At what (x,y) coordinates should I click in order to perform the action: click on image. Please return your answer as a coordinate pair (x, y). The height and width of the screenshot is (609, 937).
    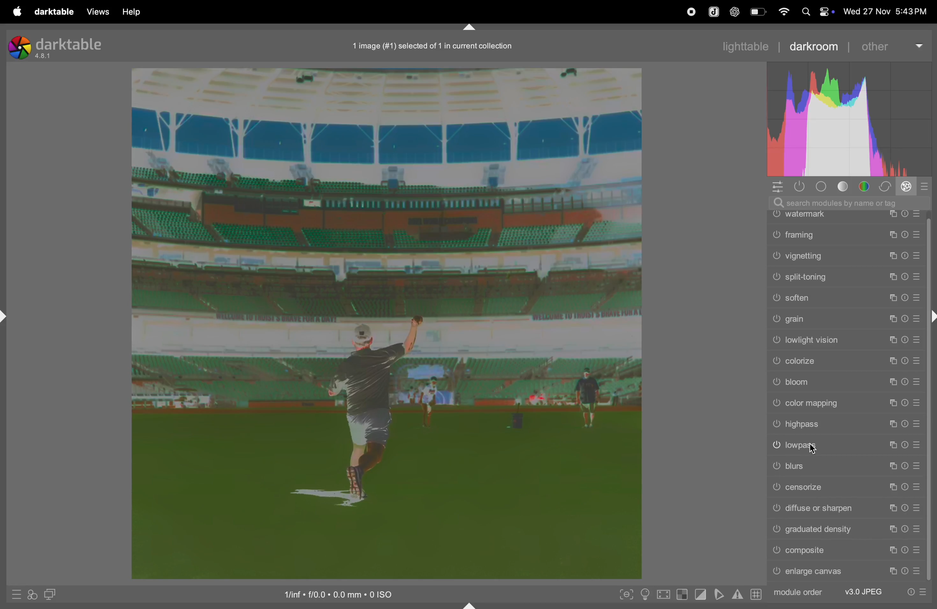
    Looking at the image, I should click on (385, 324).